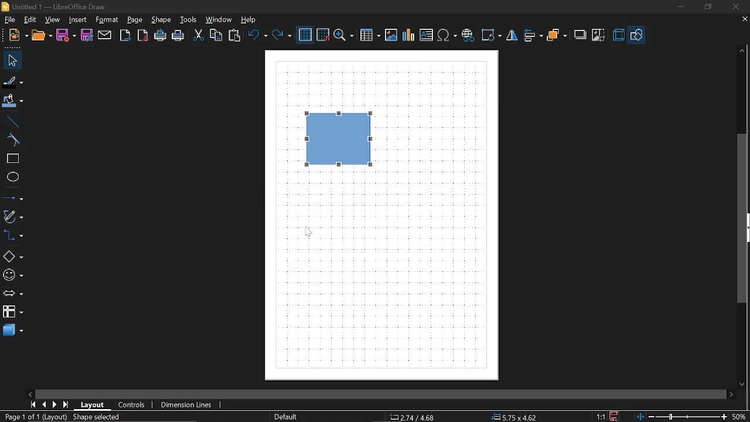 Image resolution: width=750 pixels, height=422 pixels. Describe the element at coordinates (44, 405) in the screenshot. I see `previous page` at that location.